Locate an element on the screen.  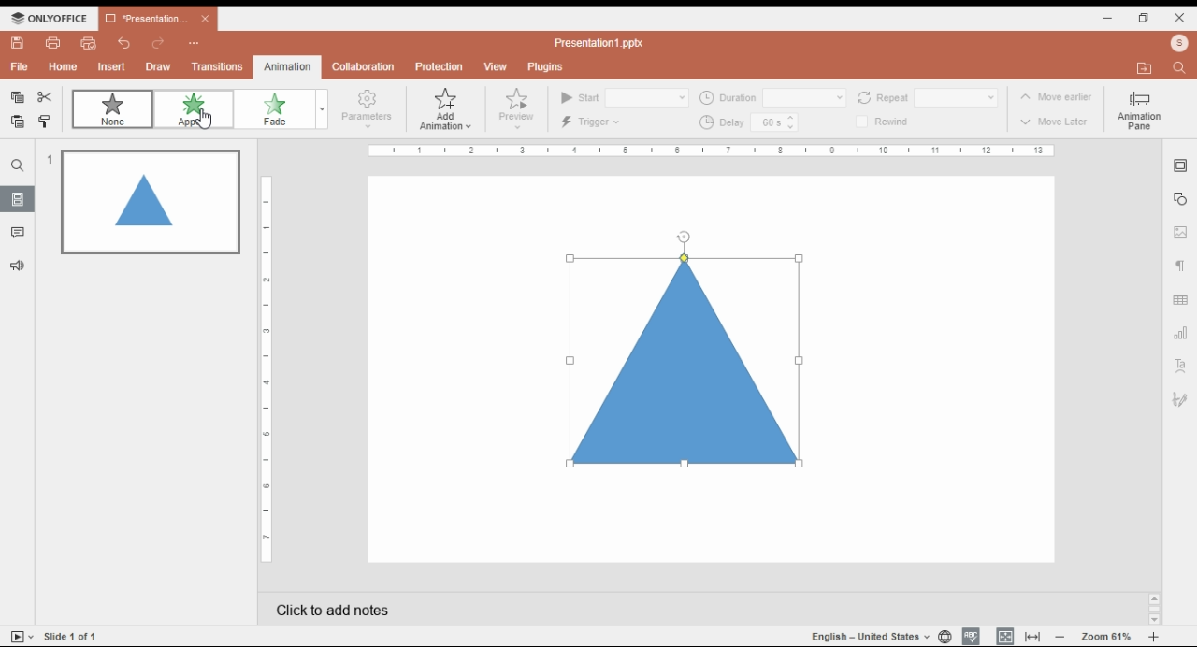
plugins is located at coordinates (544, 67).